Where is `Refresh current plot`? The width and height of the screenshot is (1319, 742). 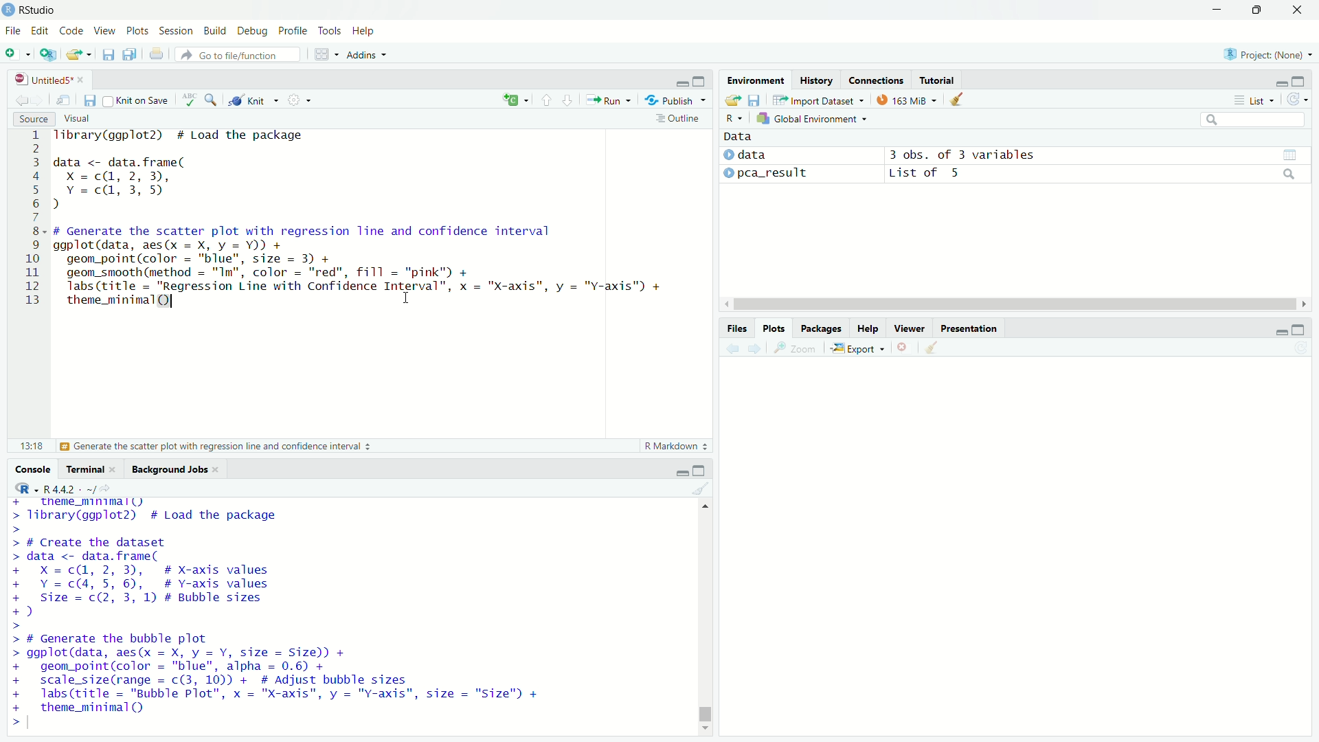
Refresh current plot is located at coordinates (1301, 347).